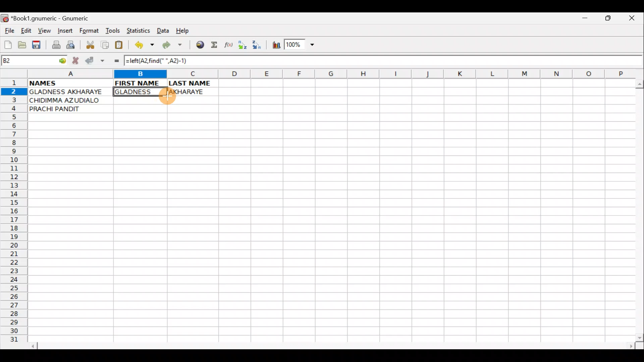  What do you see at coordinates (62, 60) in the screenshot?
I see `go to` at bounding box center [62, 60].